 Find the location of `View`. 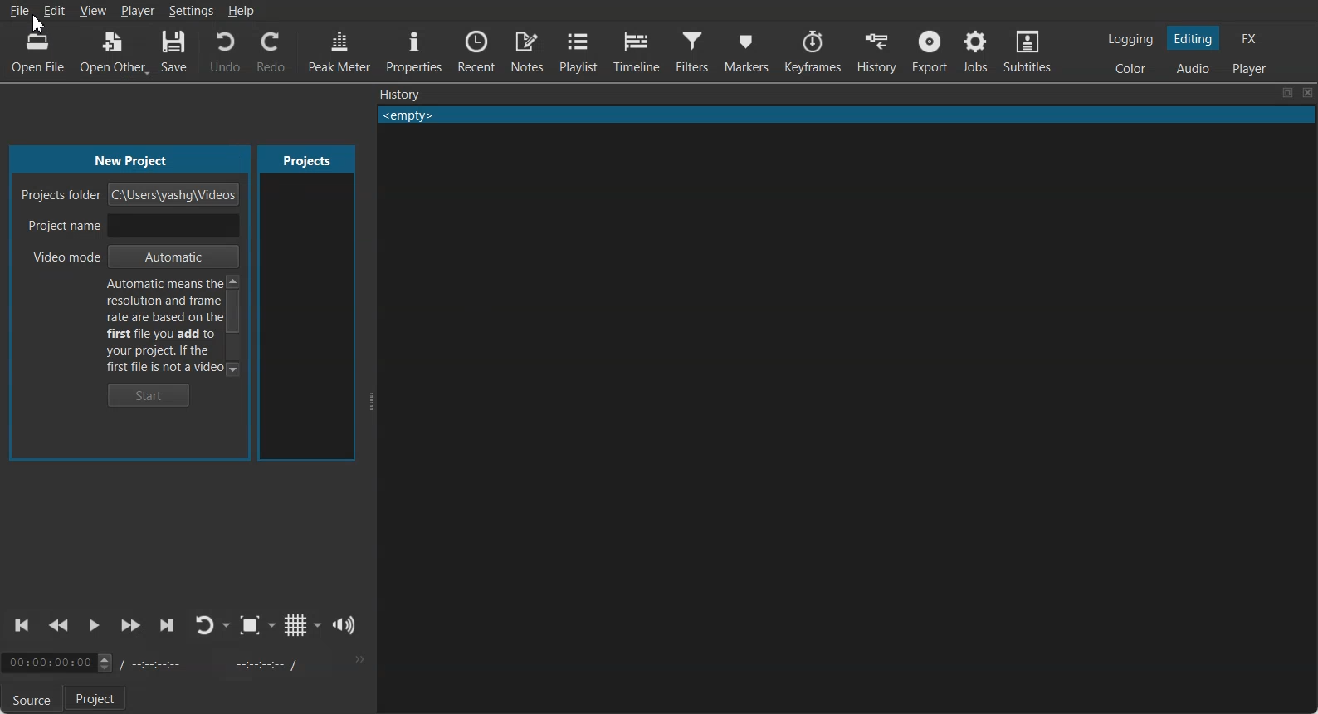

View is located at coordinates (94, 11).